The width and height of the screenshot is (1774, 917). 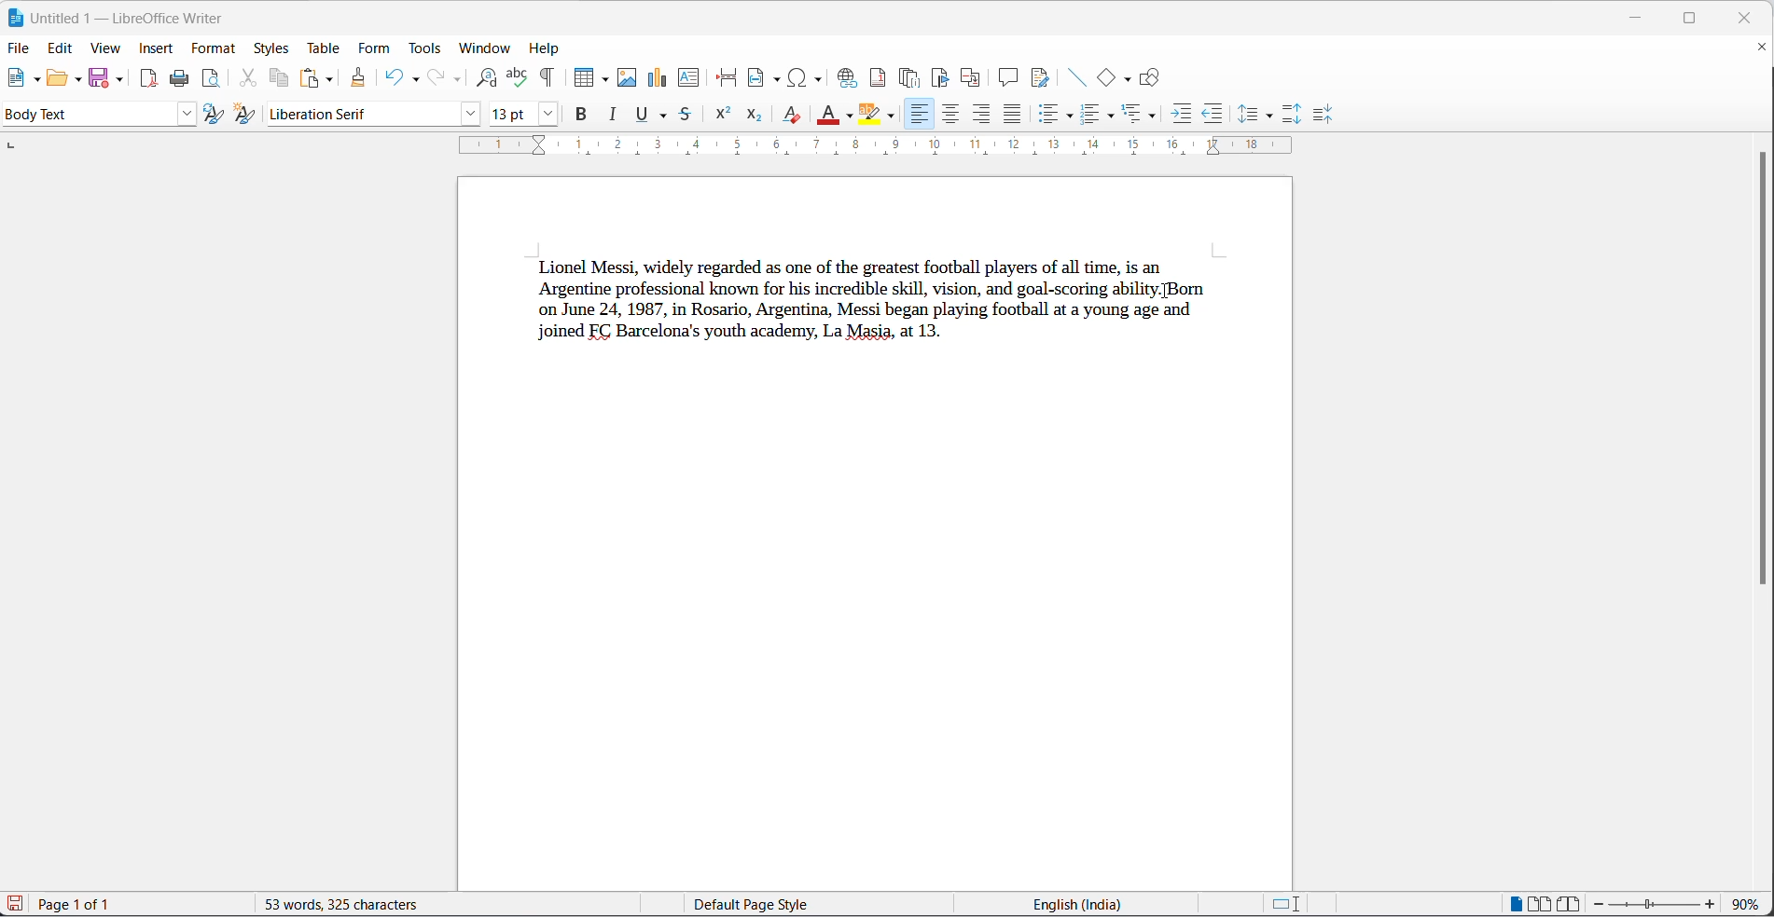 I want to click on decrease paragraph spacing, so click(x=1328, y=114).